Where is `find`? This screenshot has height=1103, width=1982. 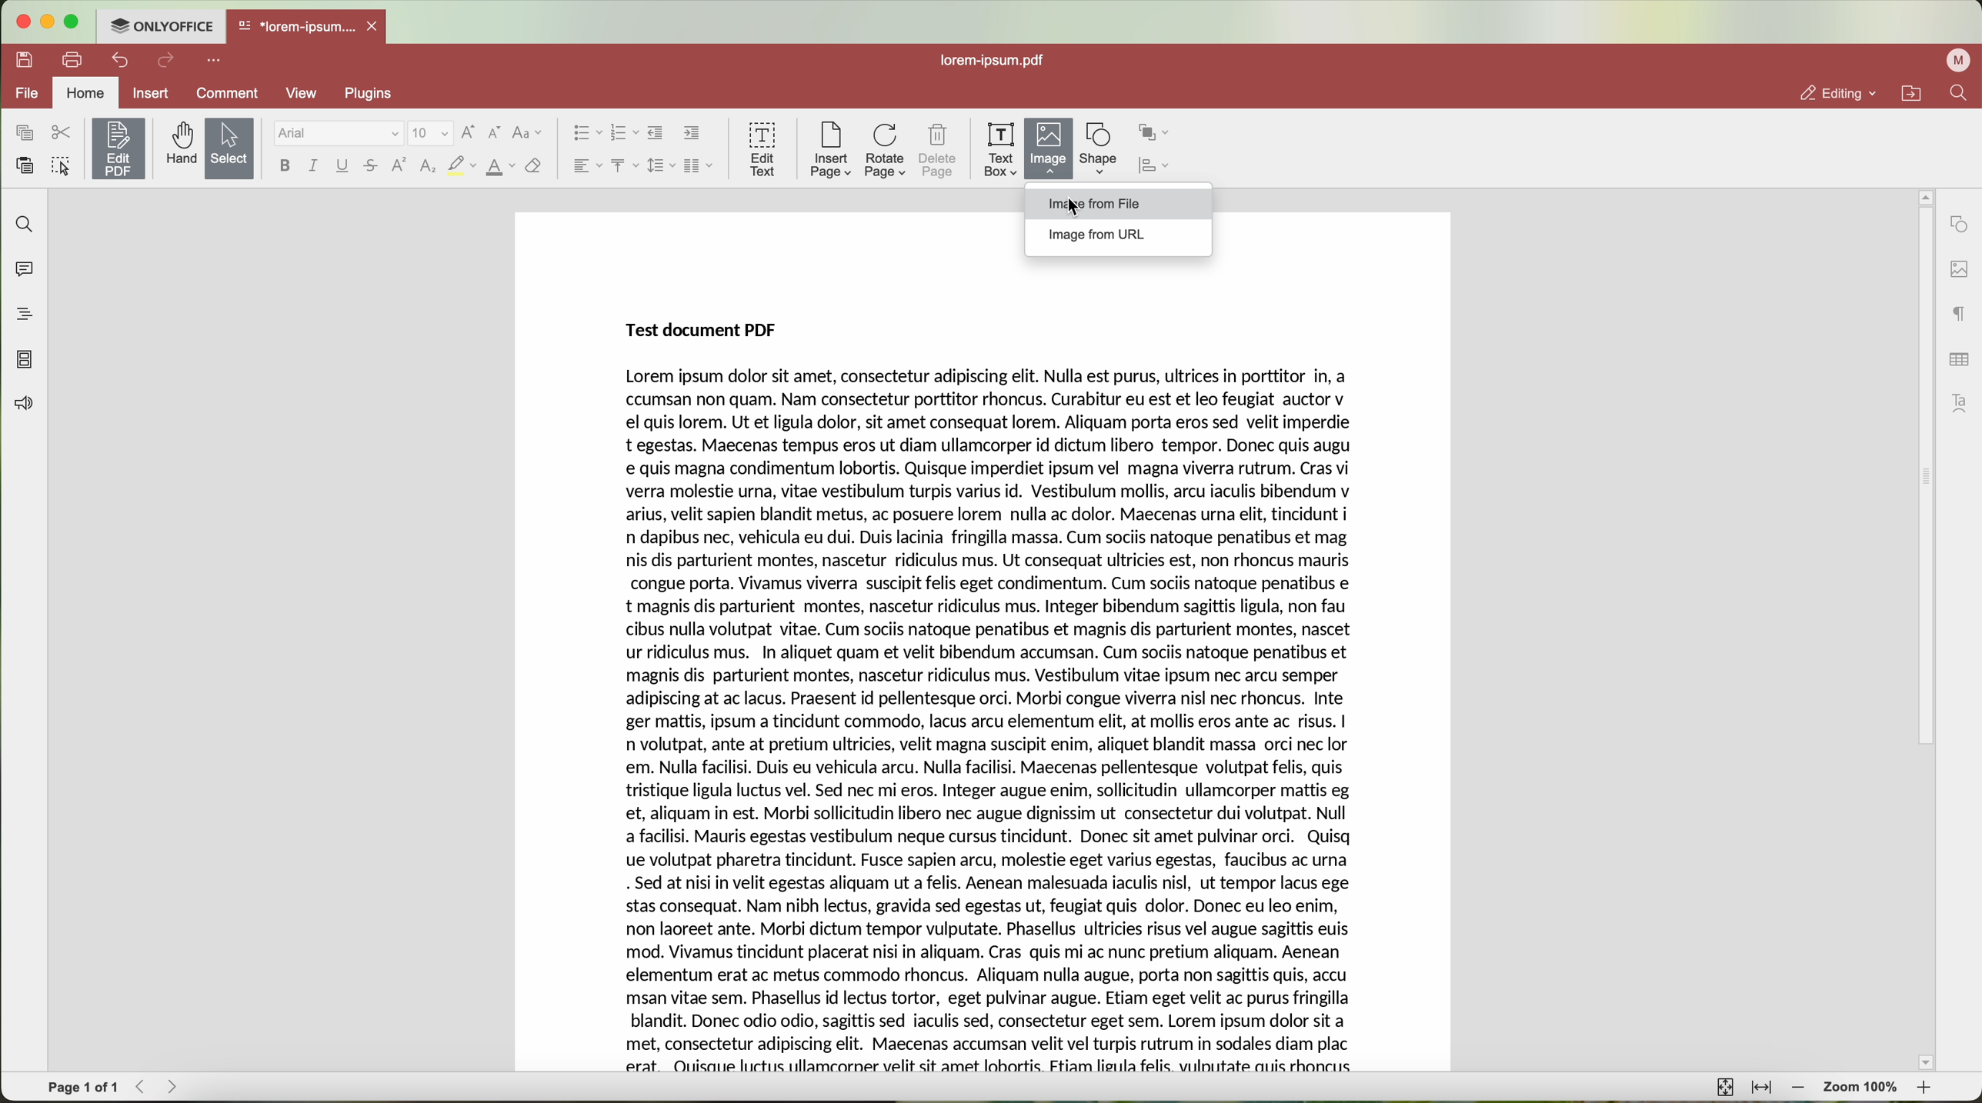 find is located at coordinates (21, 223).